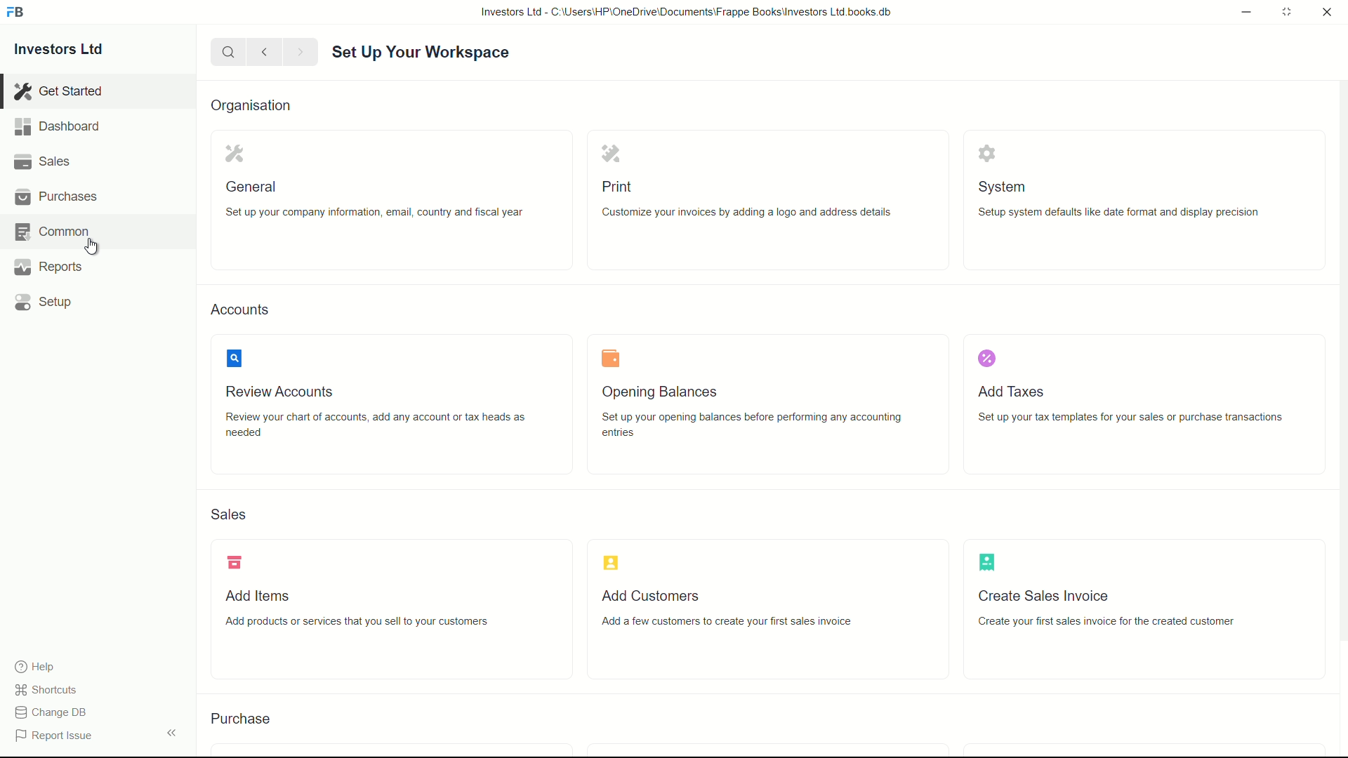  Describe the element at coordinates (227, 51) in the screenshot. I see `search` at that location.